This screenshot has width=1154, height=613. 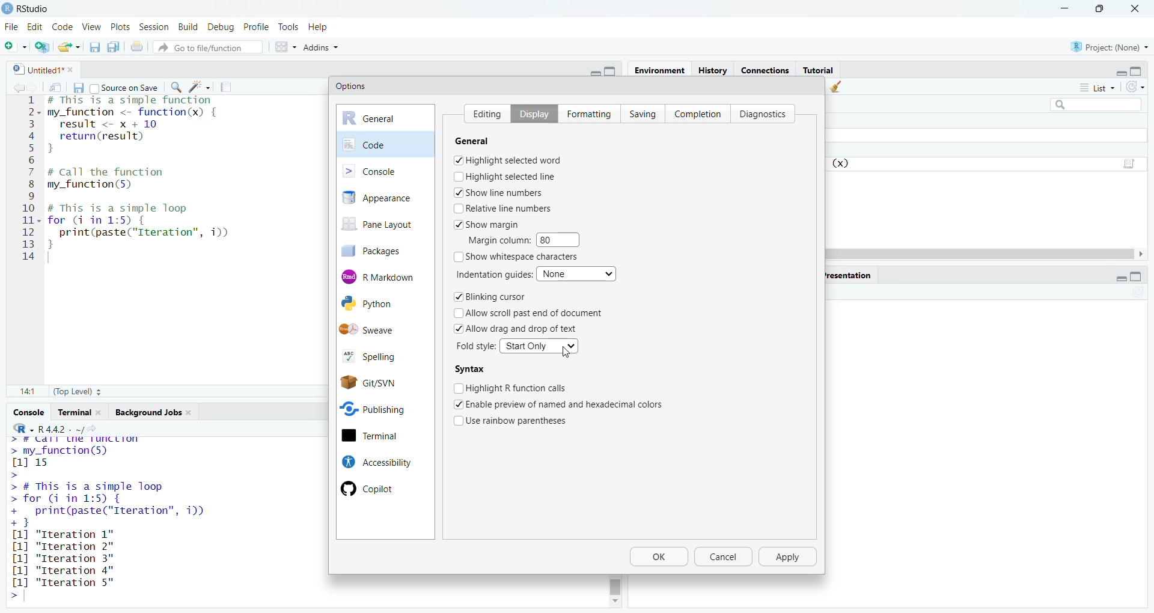 I want to click on Options, so click(x=352, y=86).